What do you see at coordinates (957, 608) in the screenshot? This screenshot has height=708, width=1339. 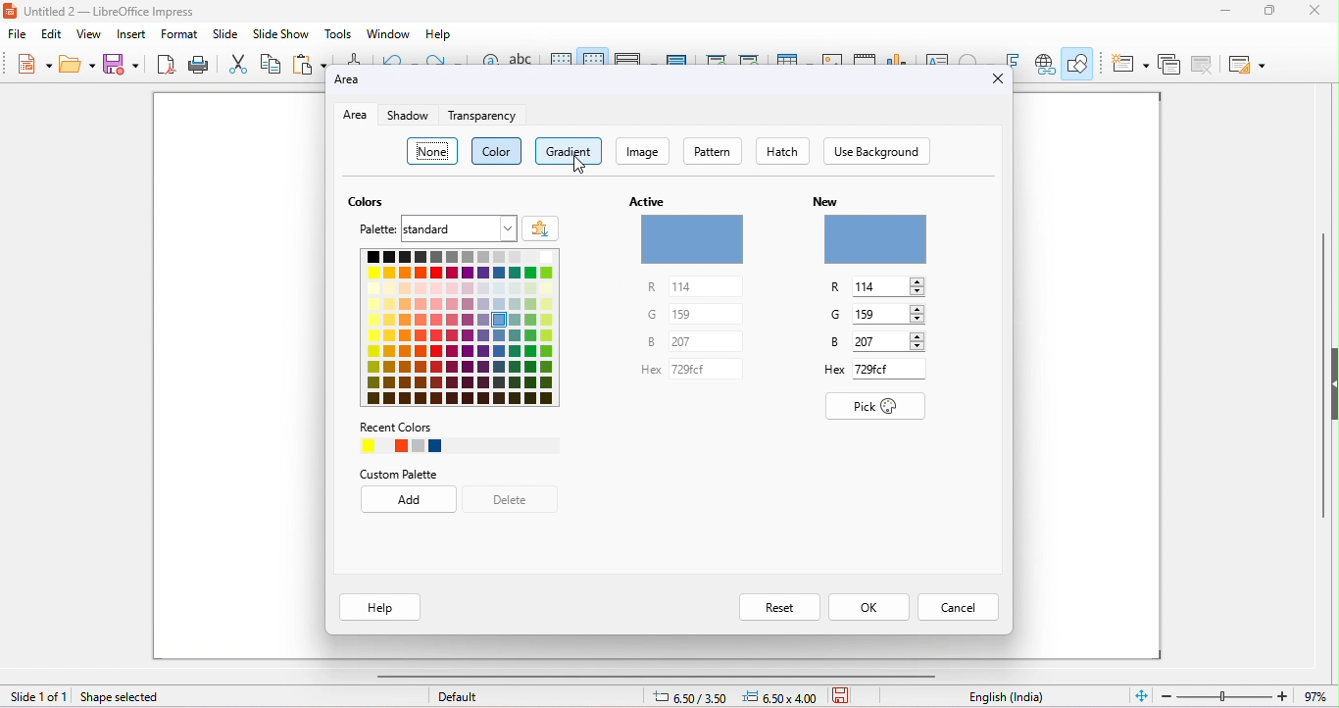 I see `cancel` at bounding box center [957, 608].